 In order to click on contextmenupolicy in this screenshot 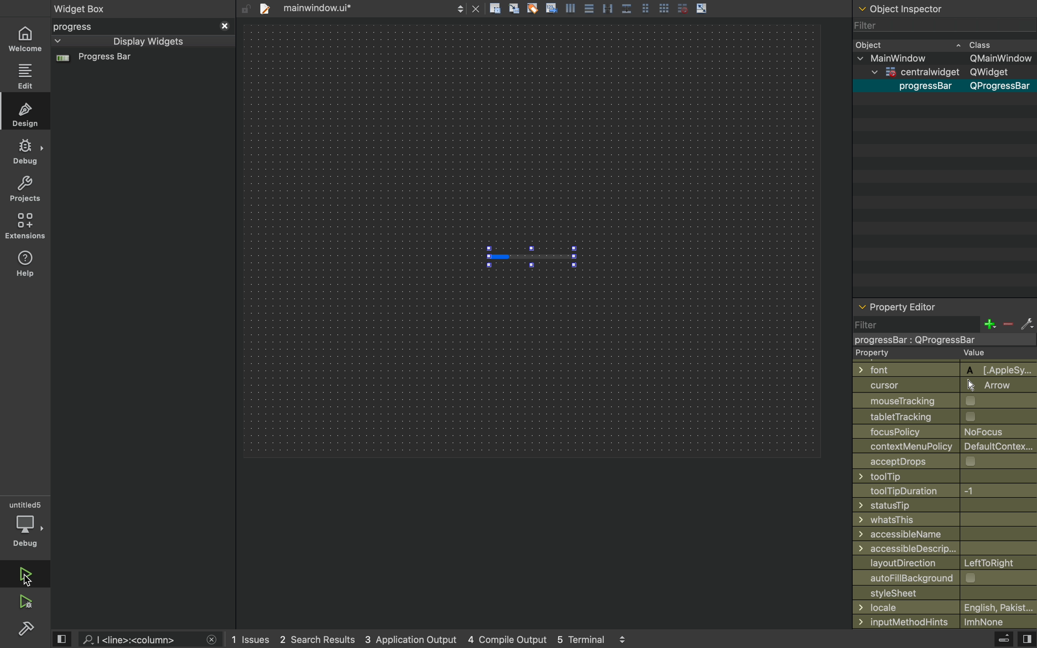, I will do `click(946, 446)`.